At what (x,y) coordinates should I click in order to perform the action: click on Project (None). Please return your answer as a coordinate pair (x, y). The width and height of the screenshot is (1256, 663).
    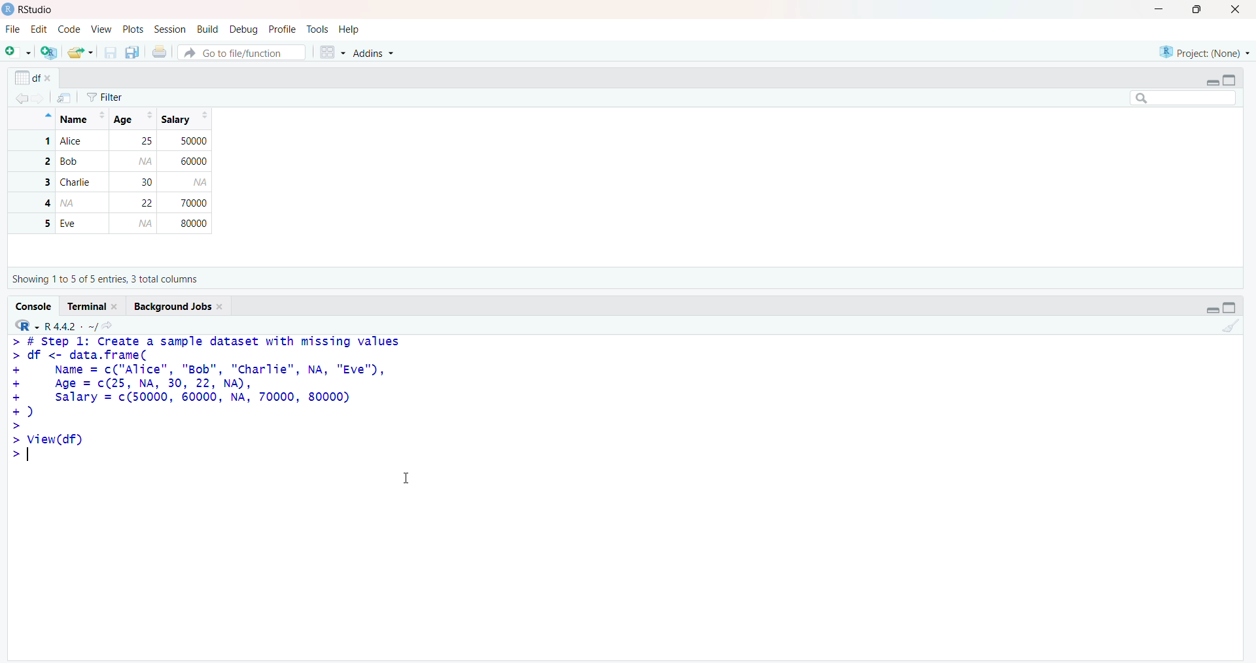
    Looking at the image, I should click on (1204, 52).